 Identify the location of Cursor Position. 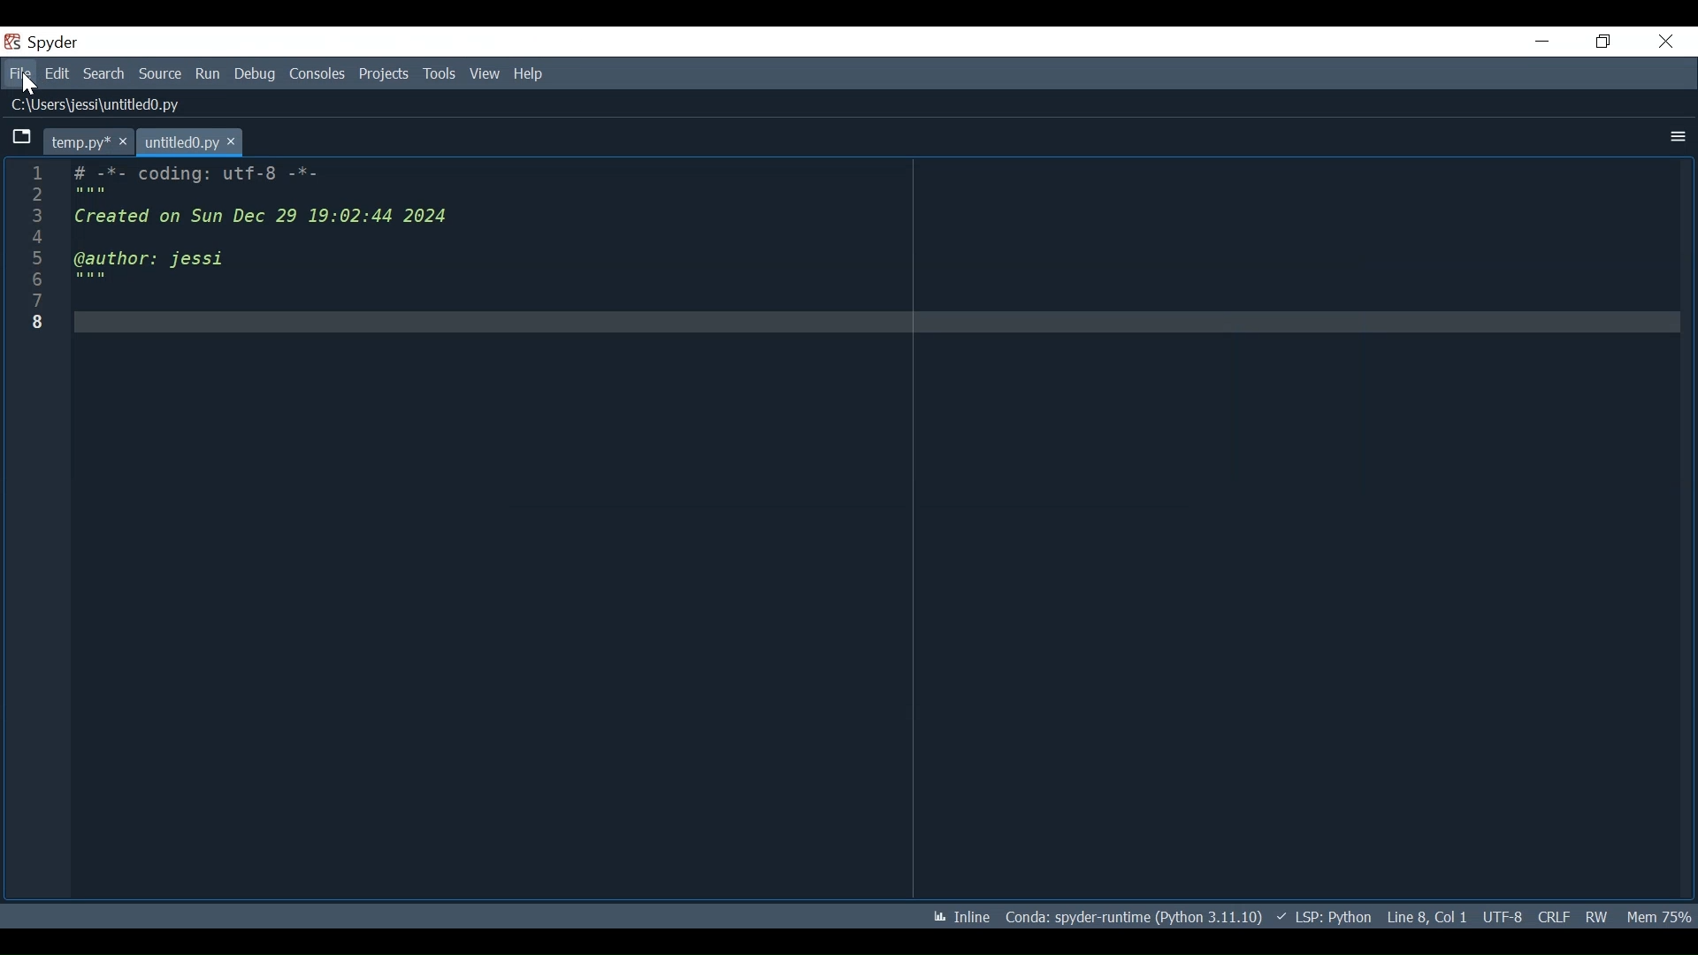
(1426, 917).